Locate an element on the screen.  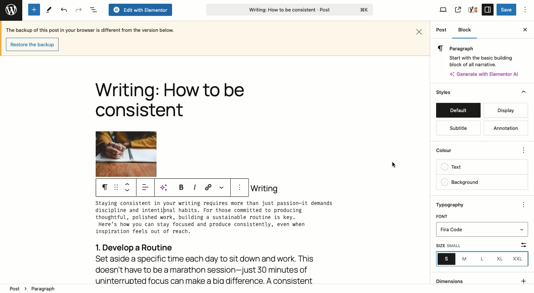
Cursor is located at coordinates (393, 164).